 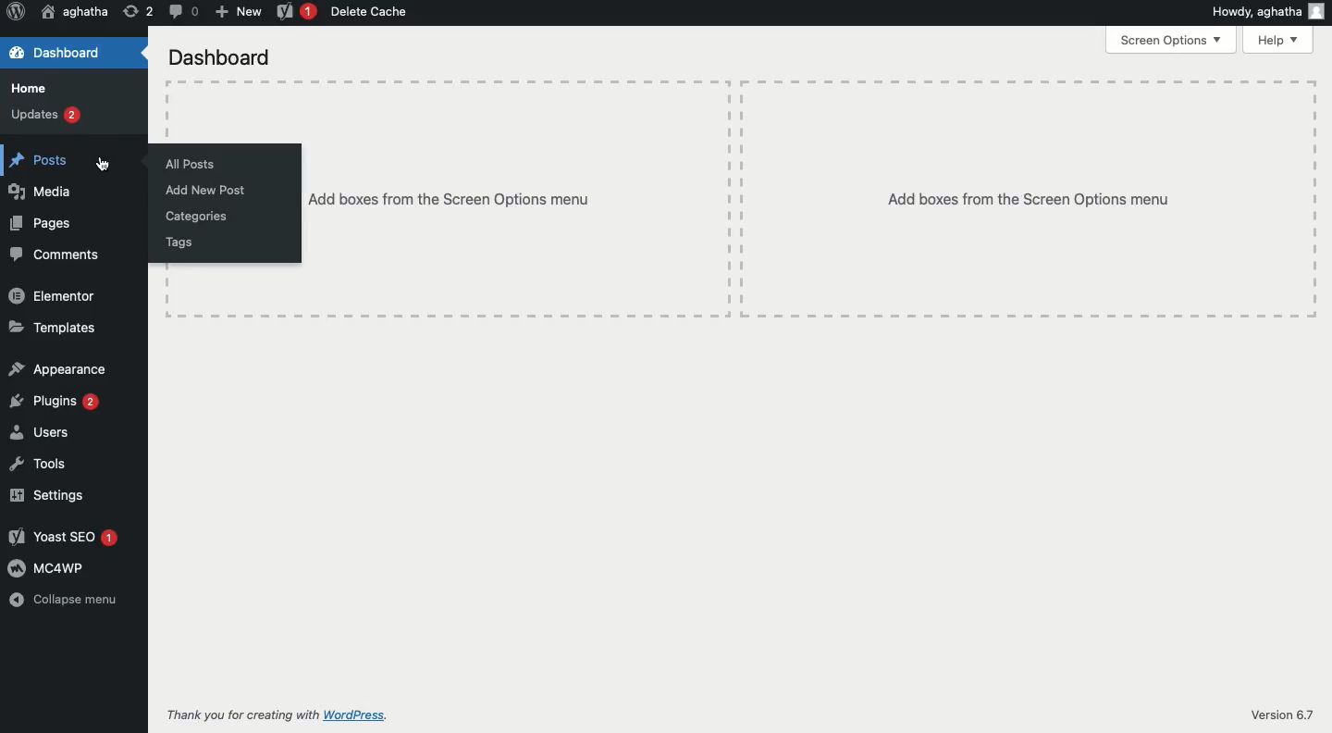 I want to click on Plugins, so click(x=57, y=402).